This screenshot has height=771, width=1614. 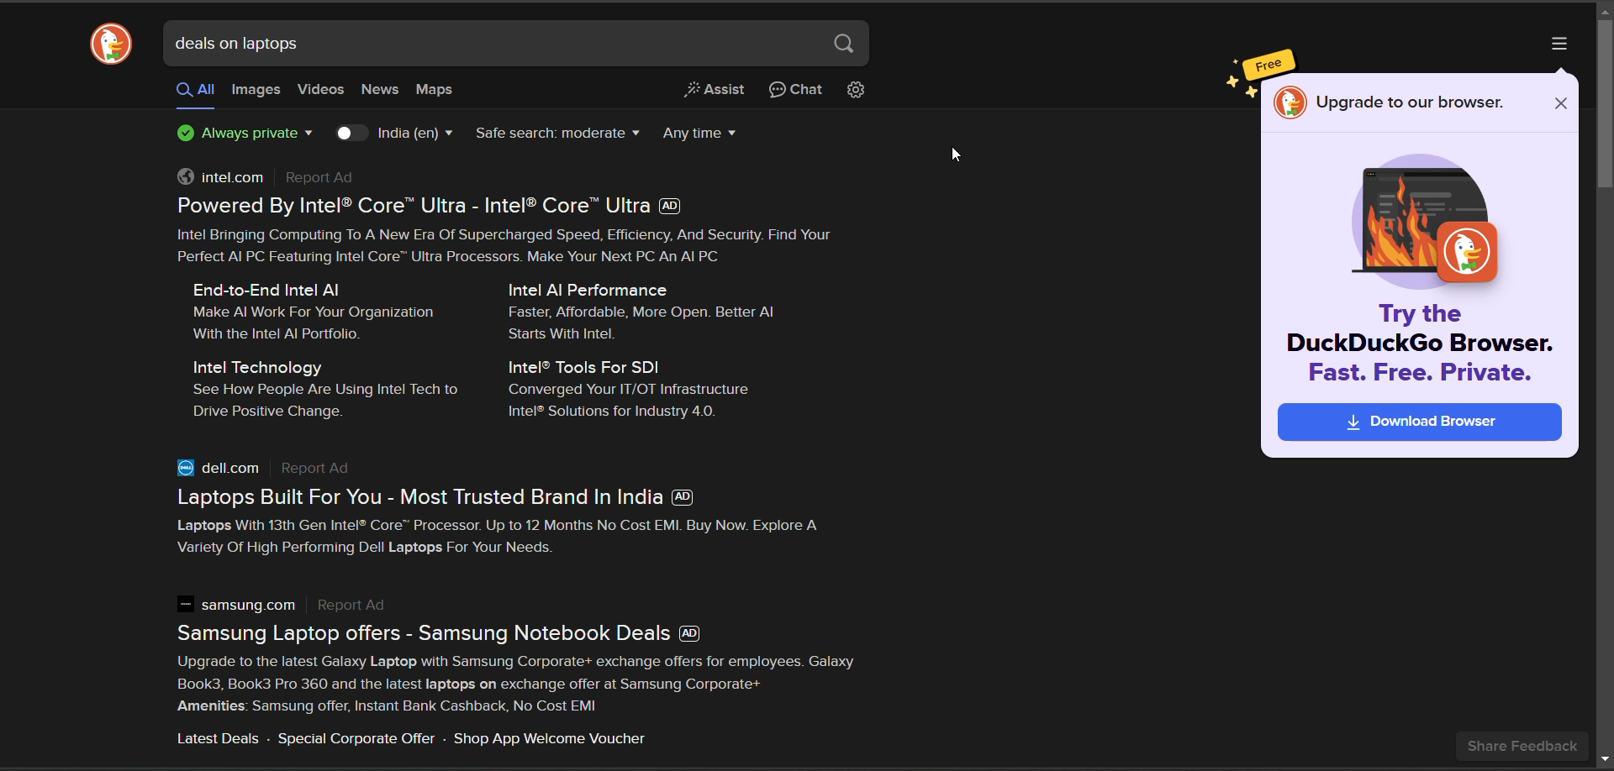 I want to click on Intel® Tools For SDI
Converged Your IT/OT Infrastructure
Intel® Solutions for Industry 4.0., so click(x=635, y=391).